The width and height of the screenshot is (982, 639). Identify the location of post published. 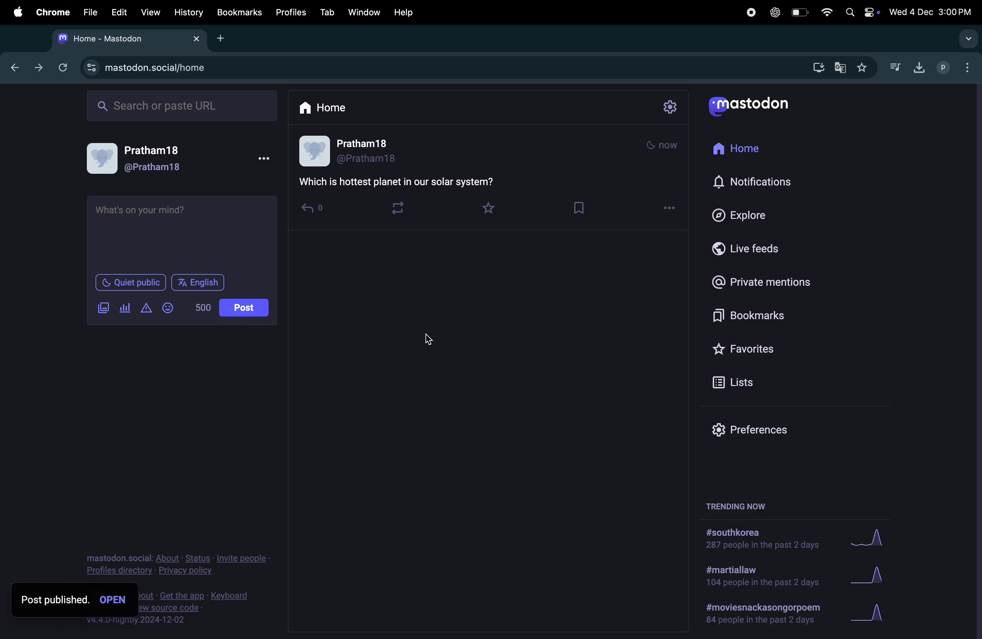
(77, 600).